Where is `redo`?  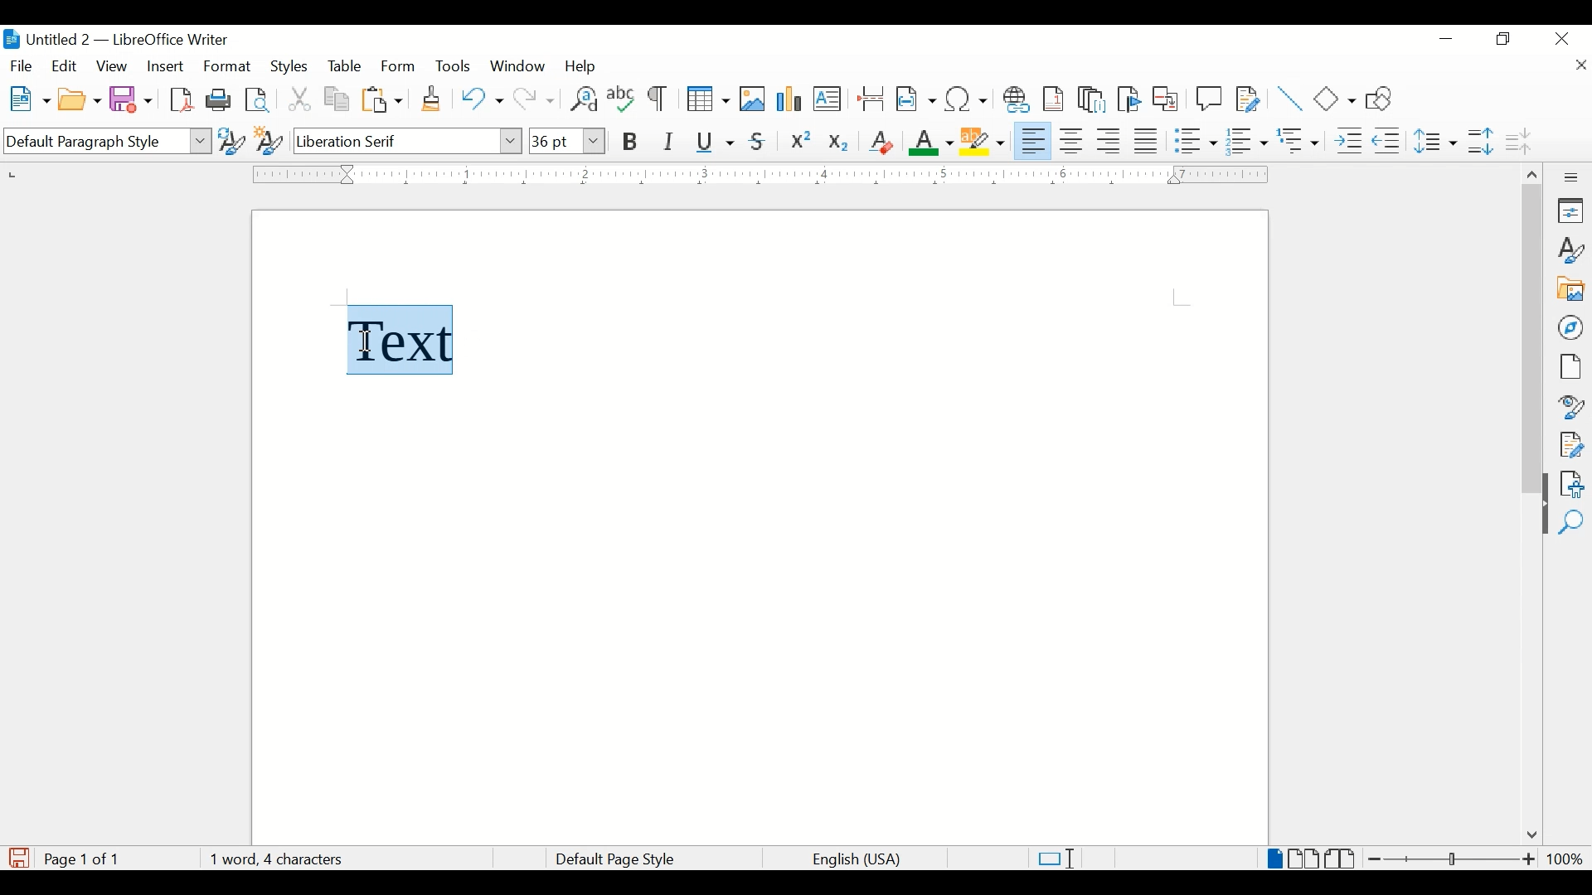 redo is located at coordinates (535, 99).